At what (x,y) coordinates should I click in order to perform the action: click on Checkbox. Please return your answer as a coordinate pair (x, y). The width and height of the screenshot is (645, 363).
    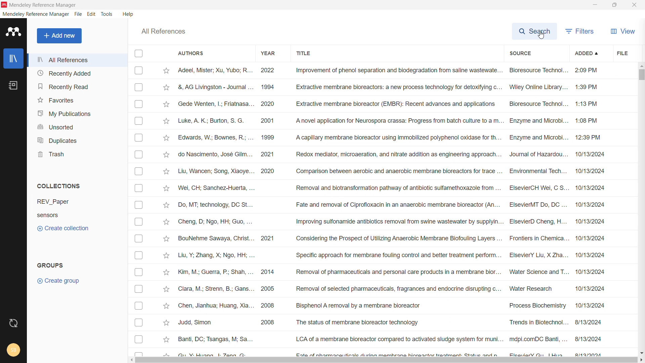
    Looking at the image, I should click on (140, 273).